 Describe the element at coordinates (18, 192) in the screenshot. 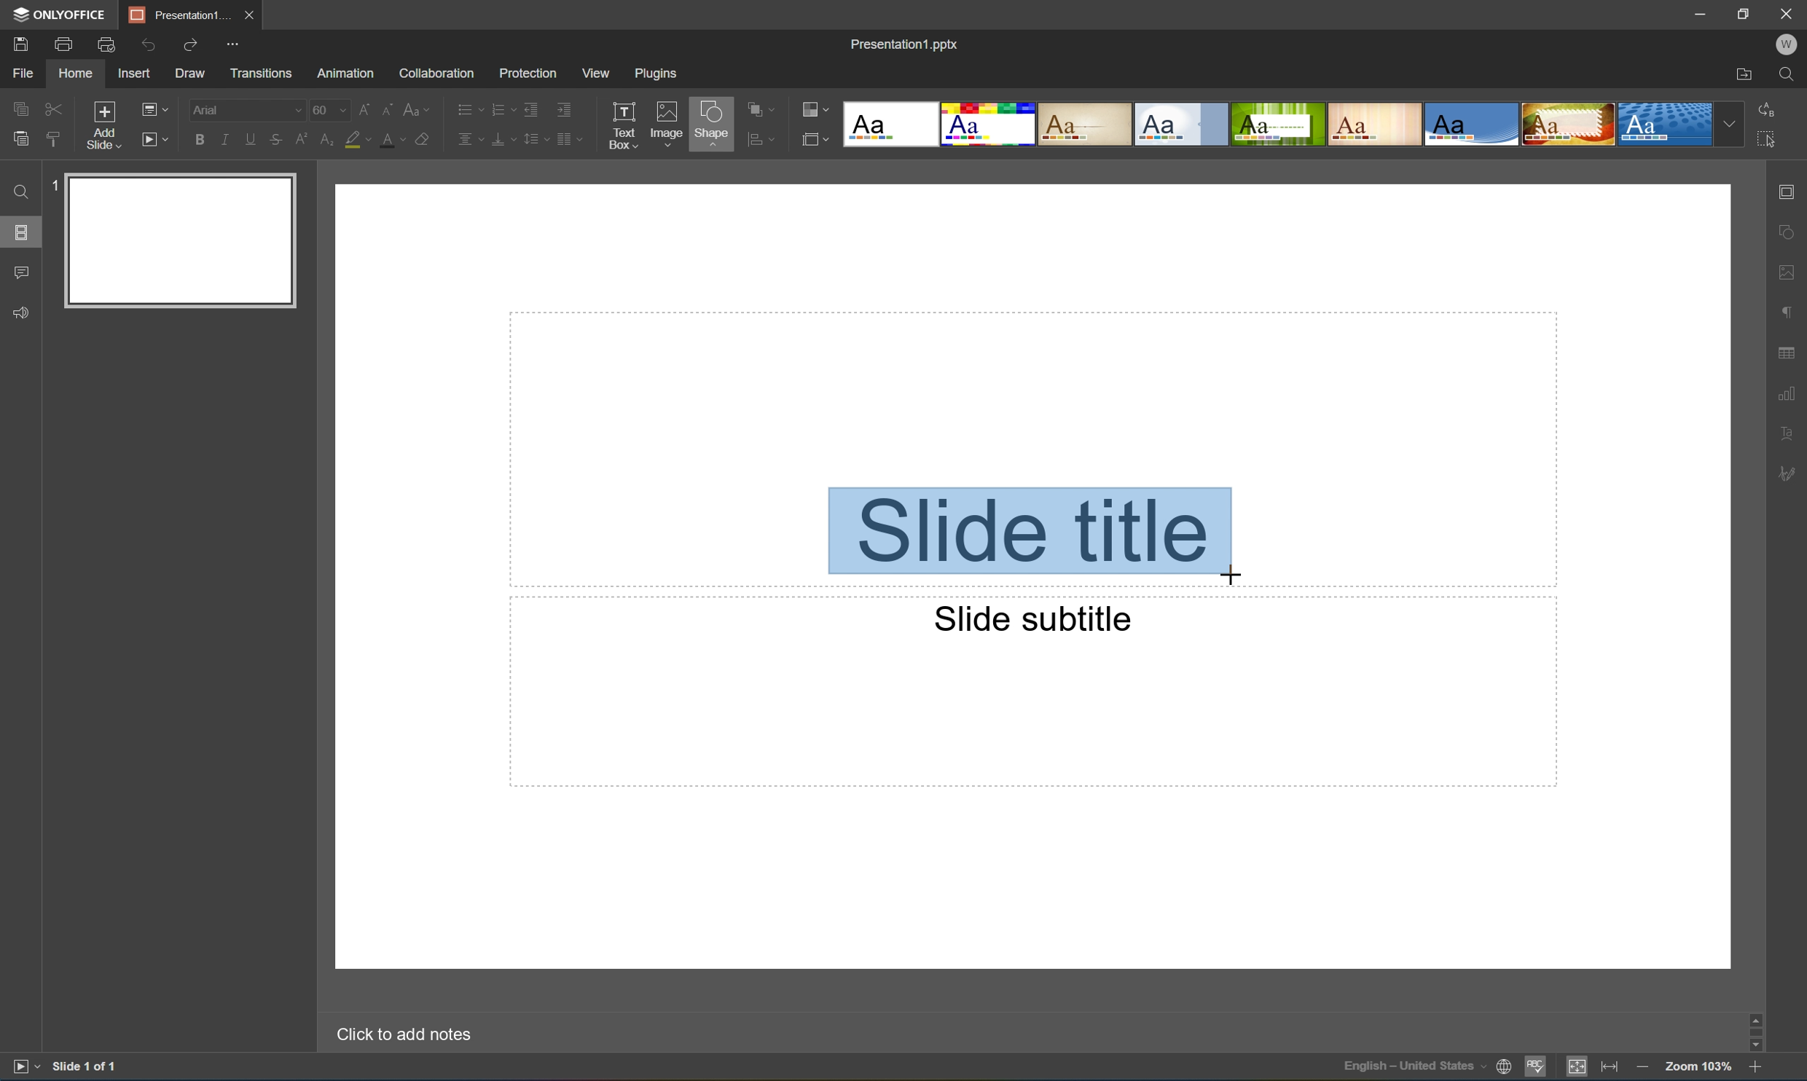

I see `Find` at that location.